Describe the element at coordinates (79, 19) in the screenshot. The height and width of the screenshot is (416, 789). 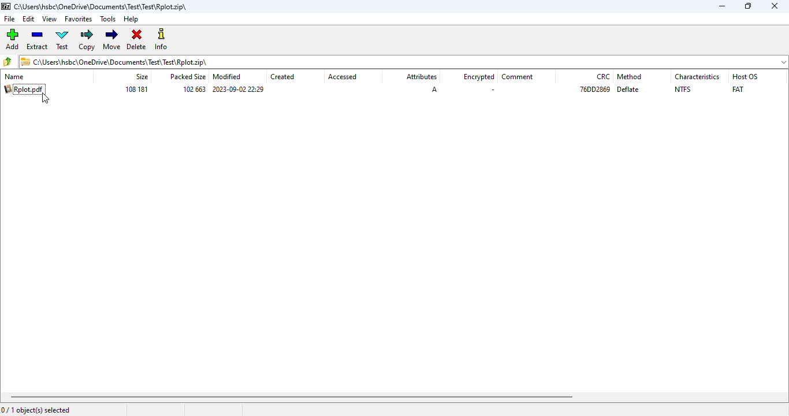
I see `favorites` at that location.